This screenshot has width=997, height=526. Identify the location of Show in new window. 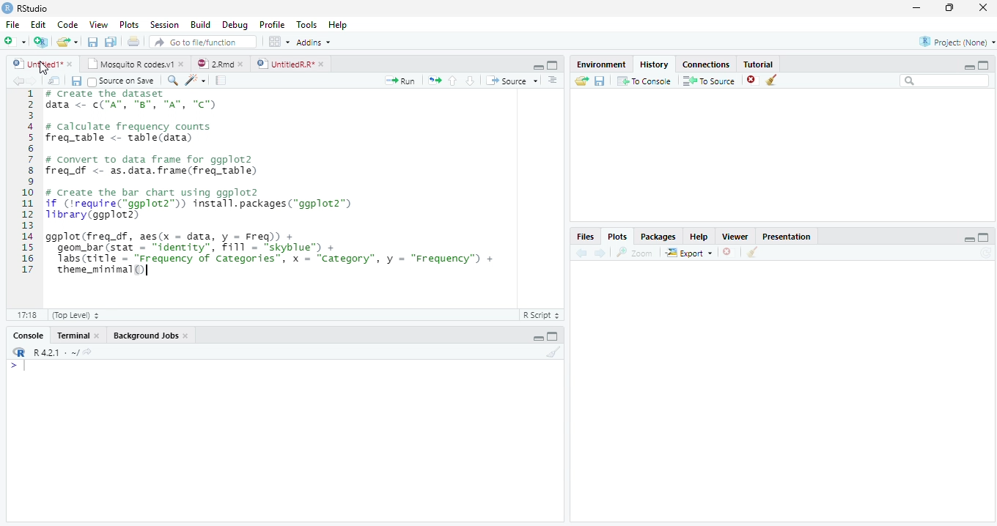
(54, 81).